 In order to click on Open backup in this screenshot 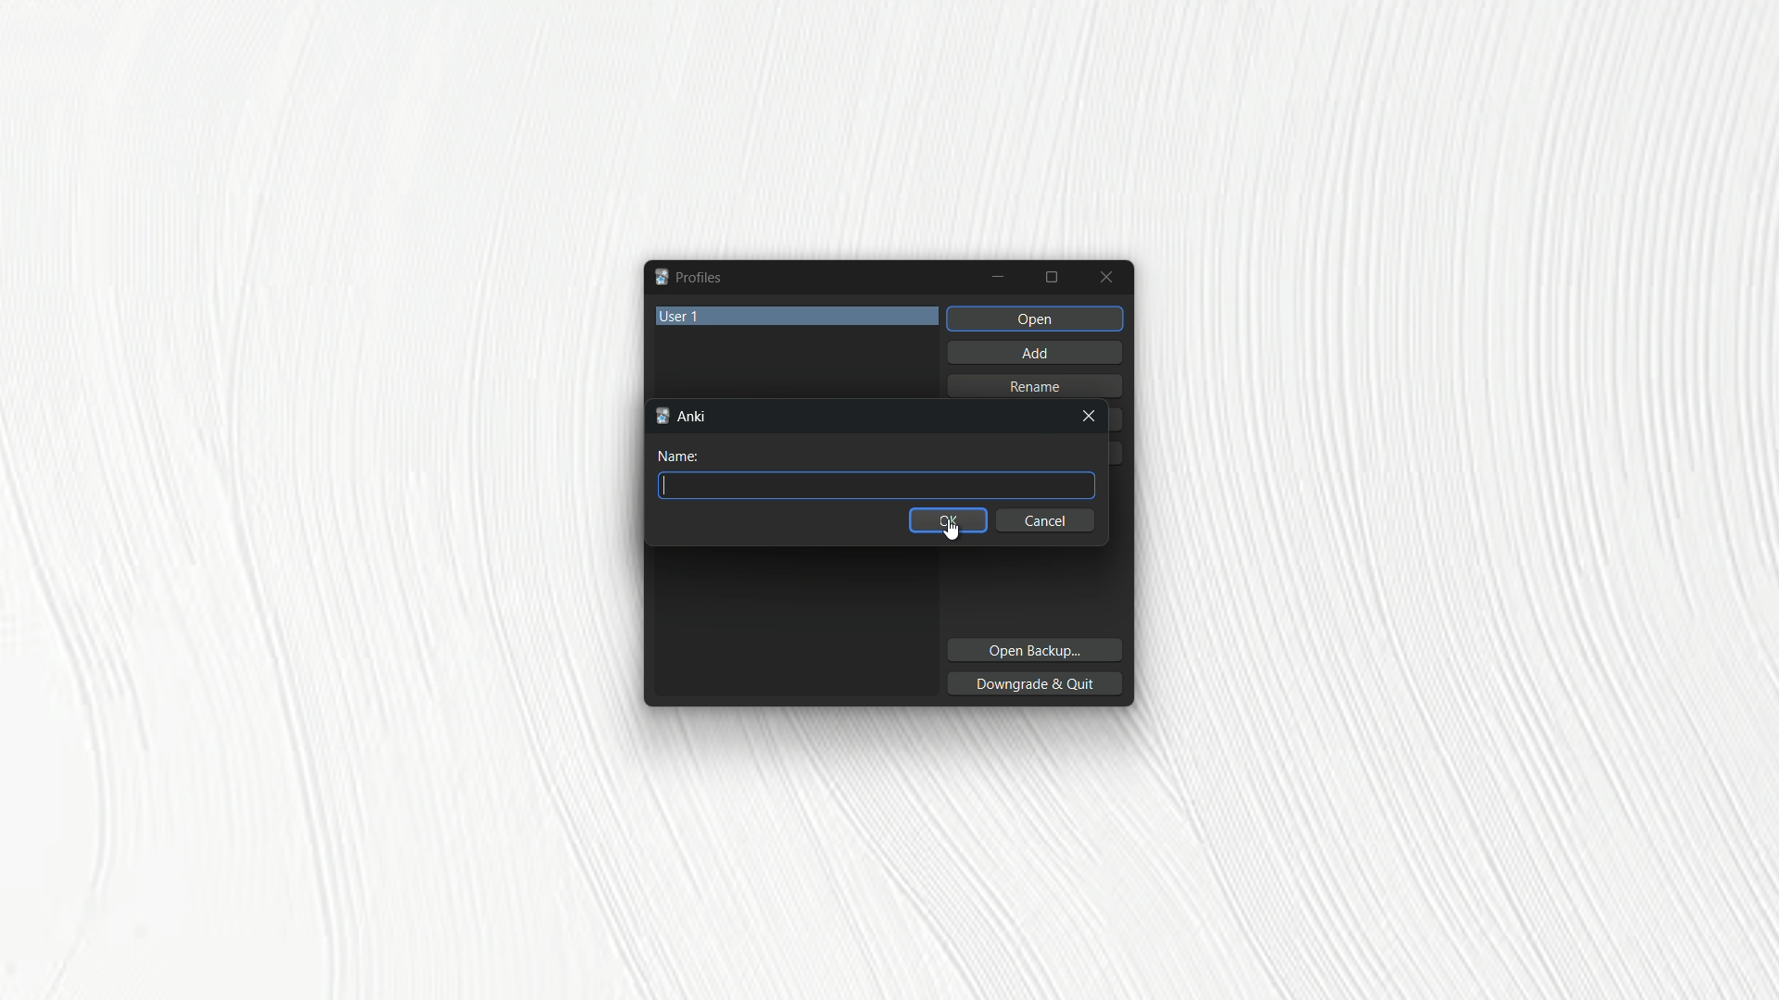, I will do `click(1032, 652)`.